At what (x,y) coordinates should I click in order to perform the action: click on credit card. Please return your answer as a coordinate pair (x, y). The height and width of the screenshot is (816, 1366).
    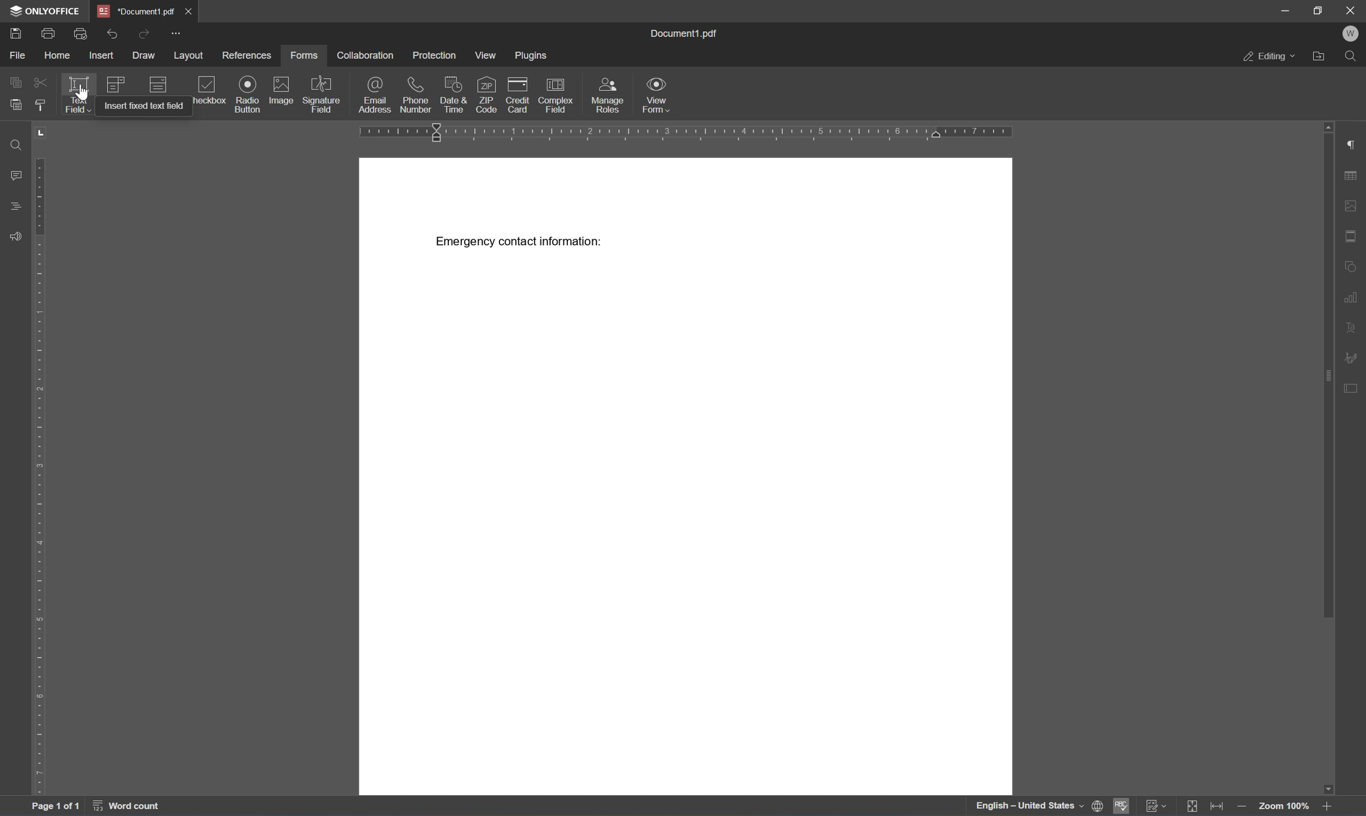
    Looking at the image, I should click on (518, 95).